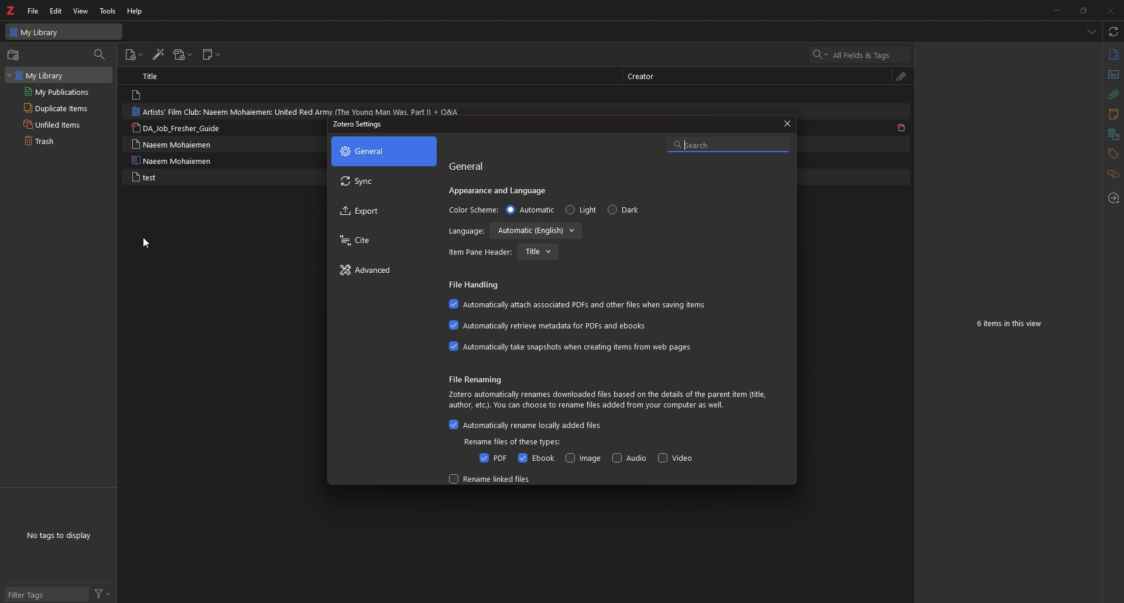  What do you see at coordinates (15, 55) in the screenshot?
I see `add items` at bounding box center [15, 55].